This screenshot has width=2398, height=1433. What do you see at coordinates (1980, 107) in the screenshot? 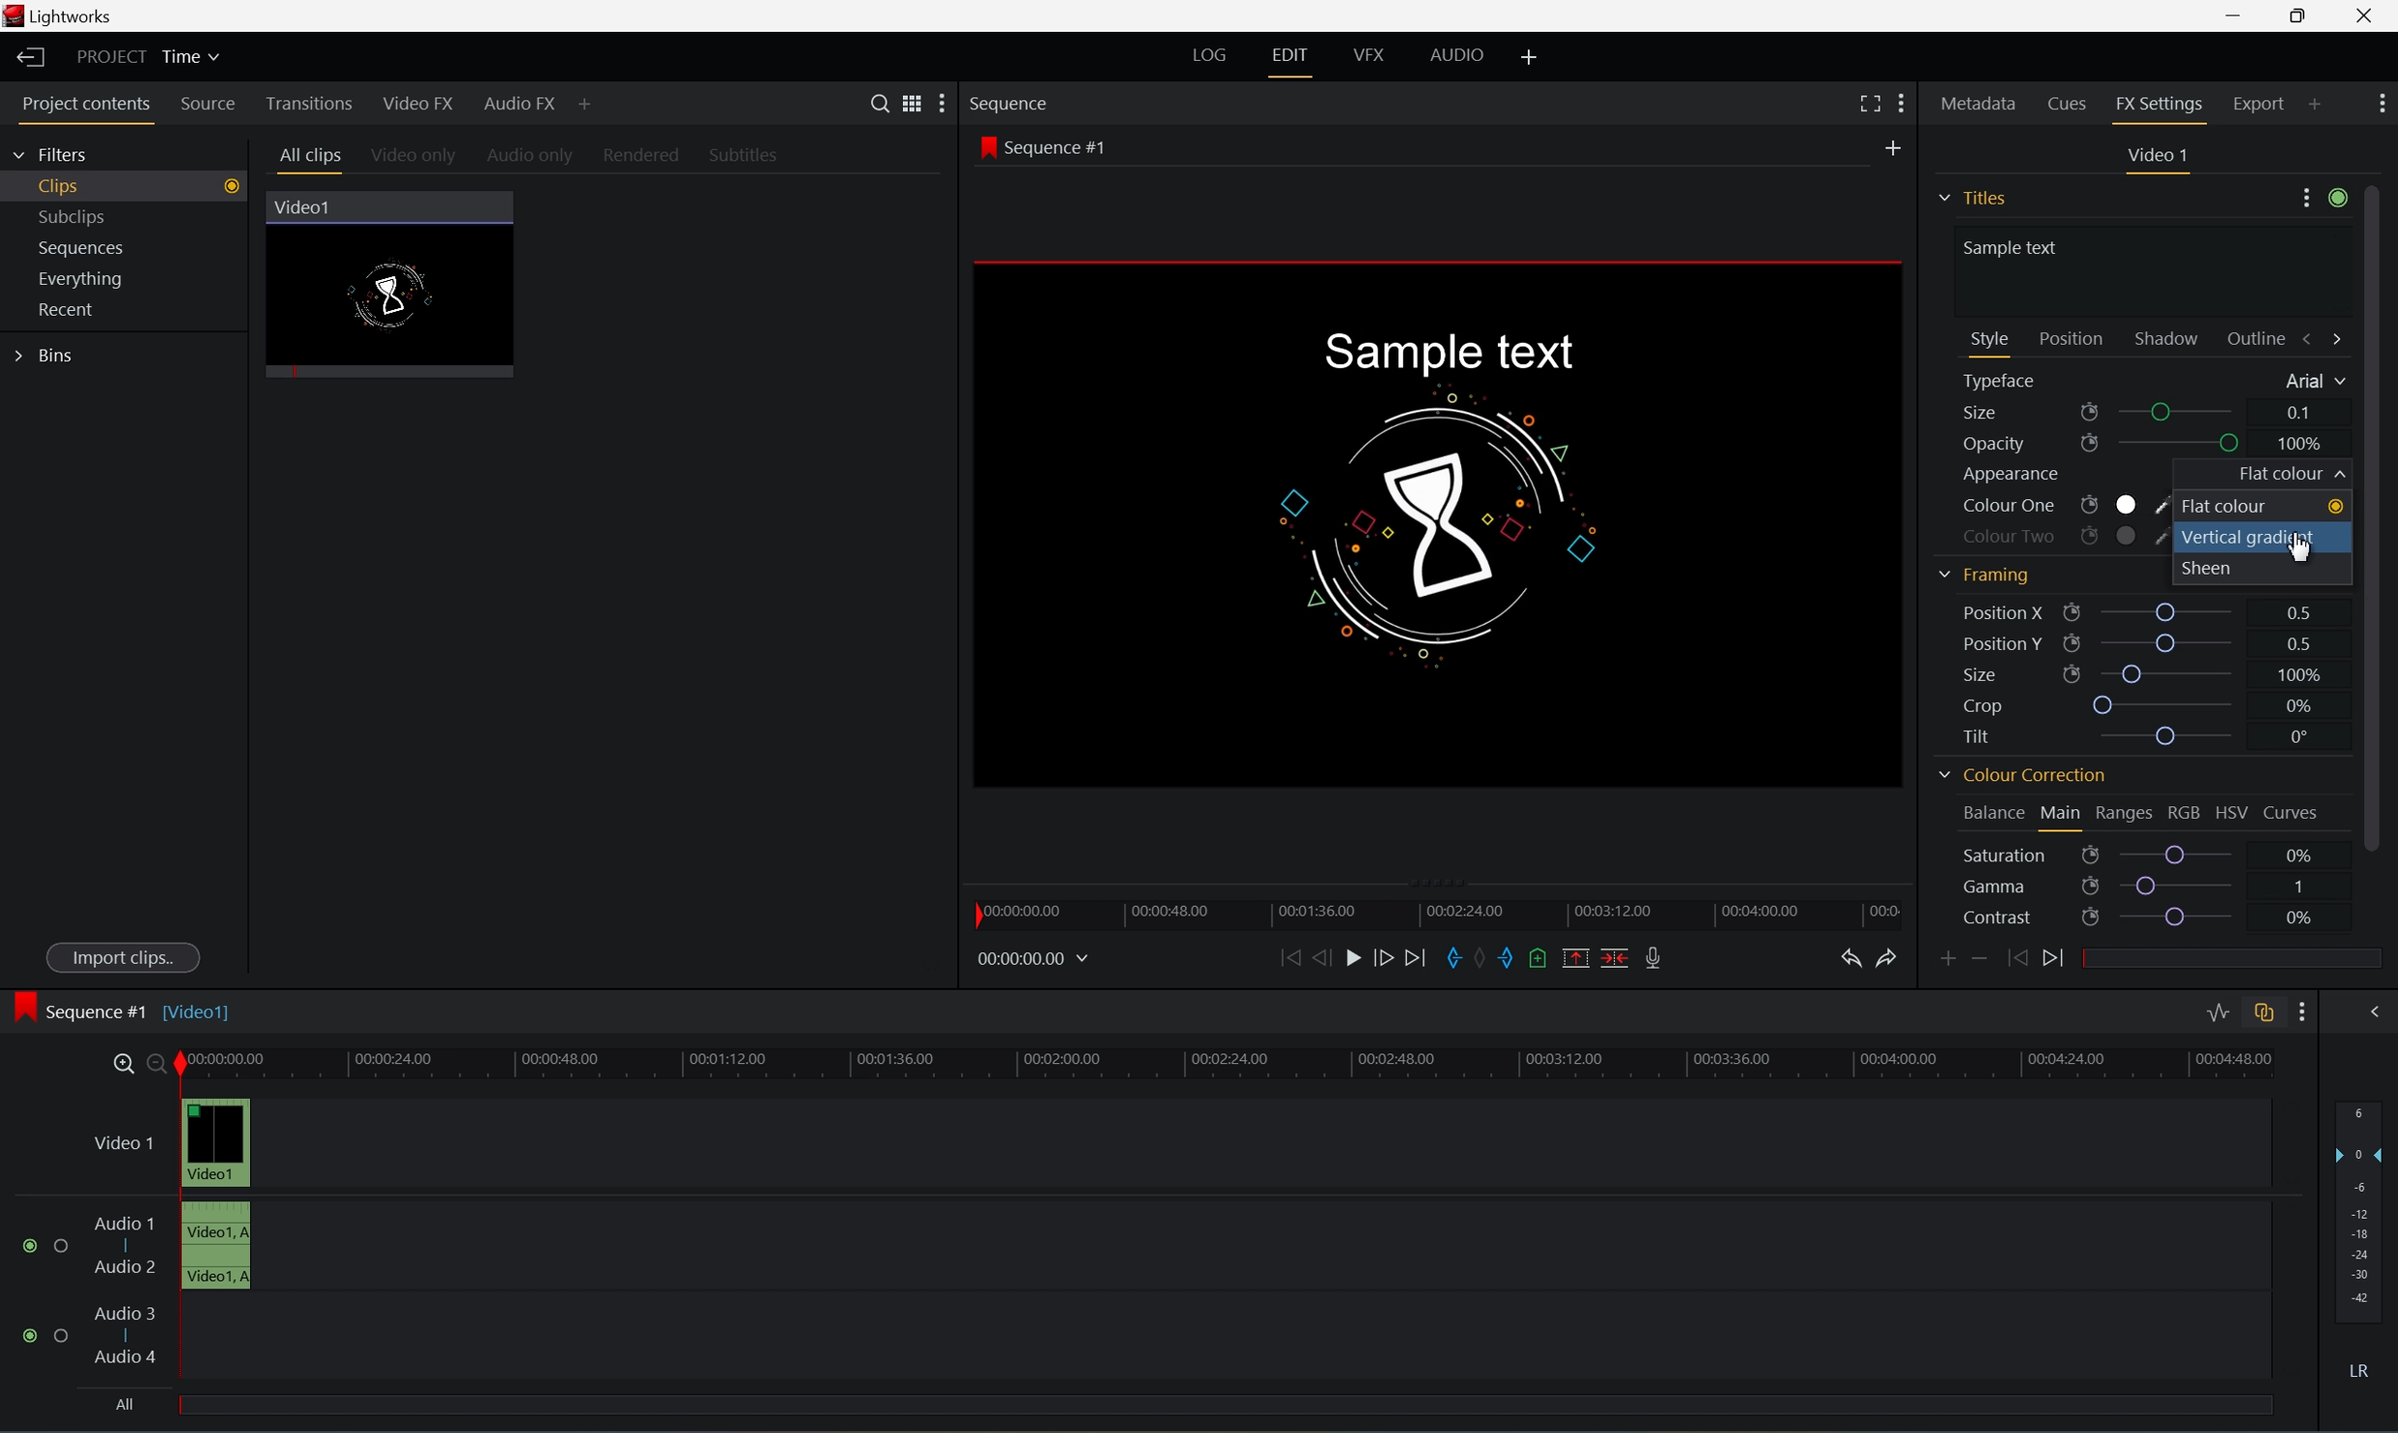
I see `metadata` at bounding box center [1980, 107].